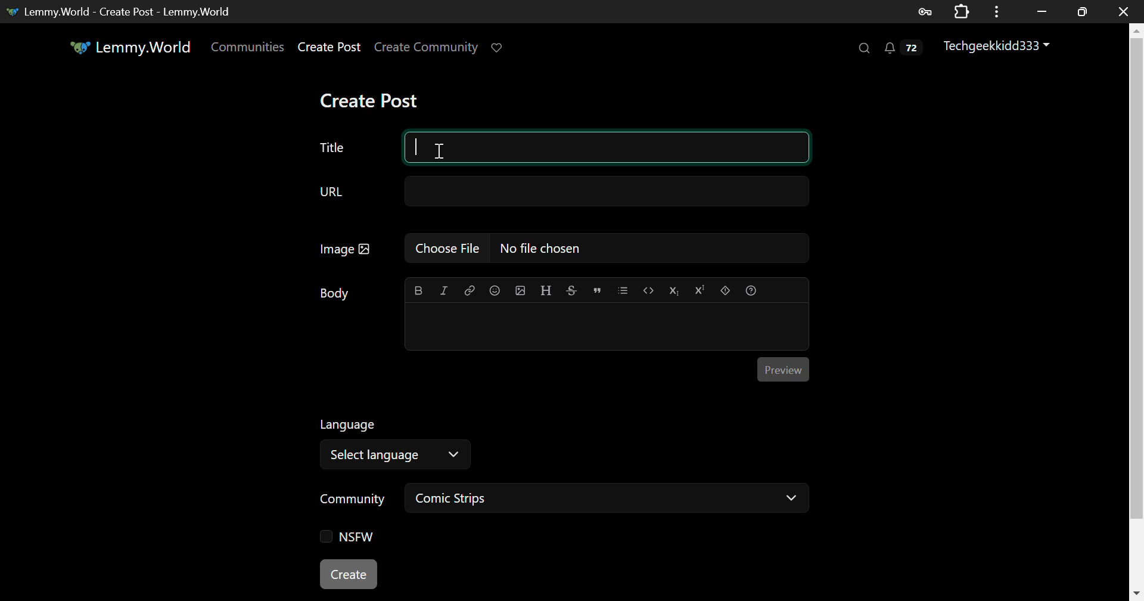  I want to click on Techgeekkidd333, so click(998, 47).